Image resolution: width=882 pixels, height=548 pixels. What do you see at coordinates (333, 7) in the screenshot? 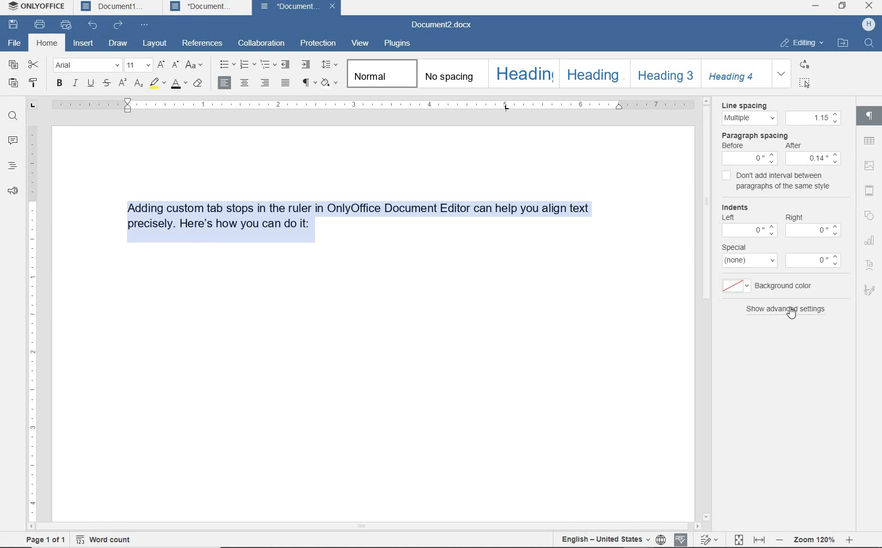
I see `close` at bounding box center [333, 7].